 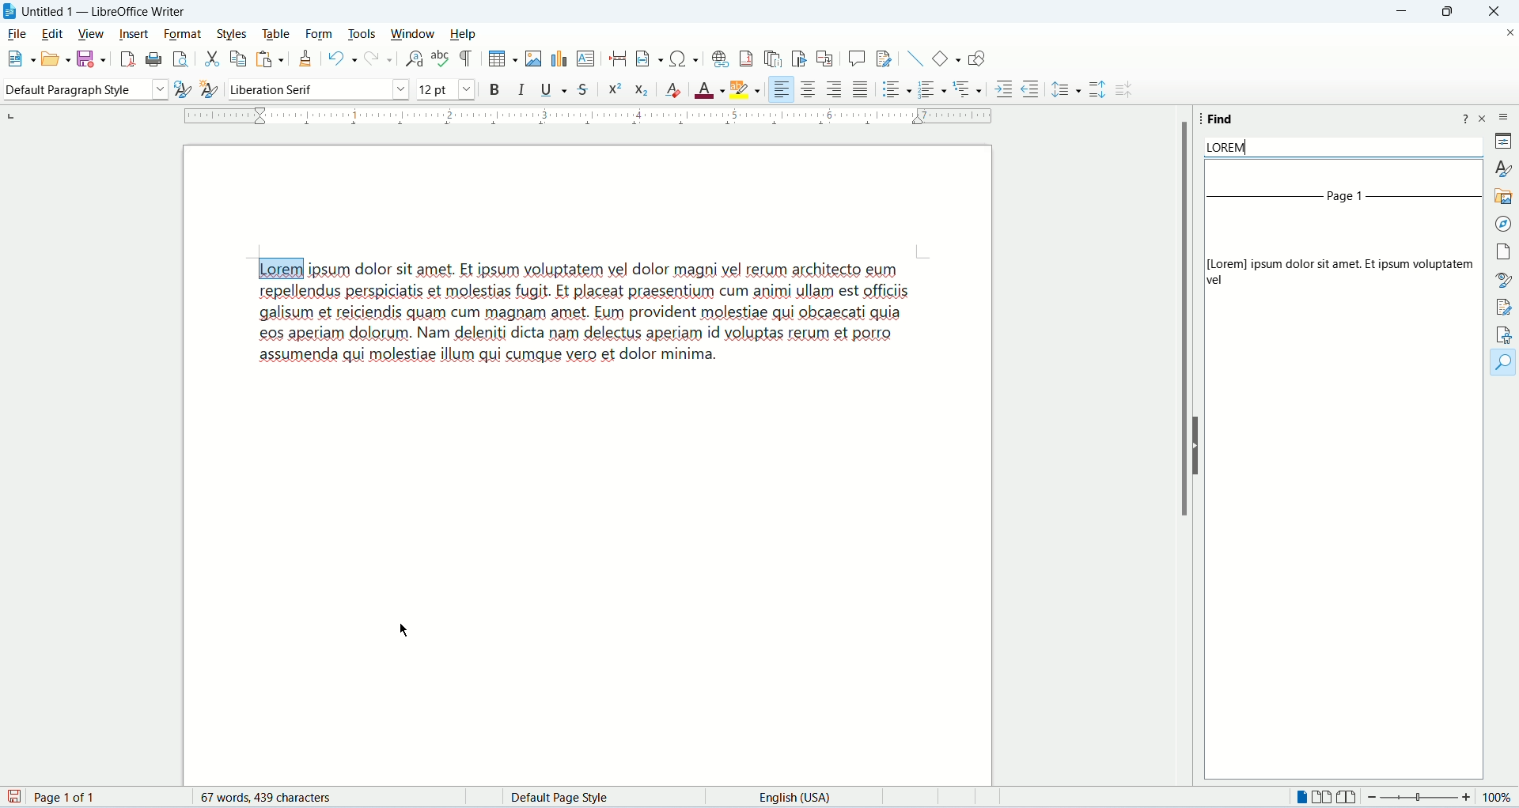 What do you see at coordinates (466, 59) in the screenshot?
I see `mark formatting` at bounding box center [466, 59].